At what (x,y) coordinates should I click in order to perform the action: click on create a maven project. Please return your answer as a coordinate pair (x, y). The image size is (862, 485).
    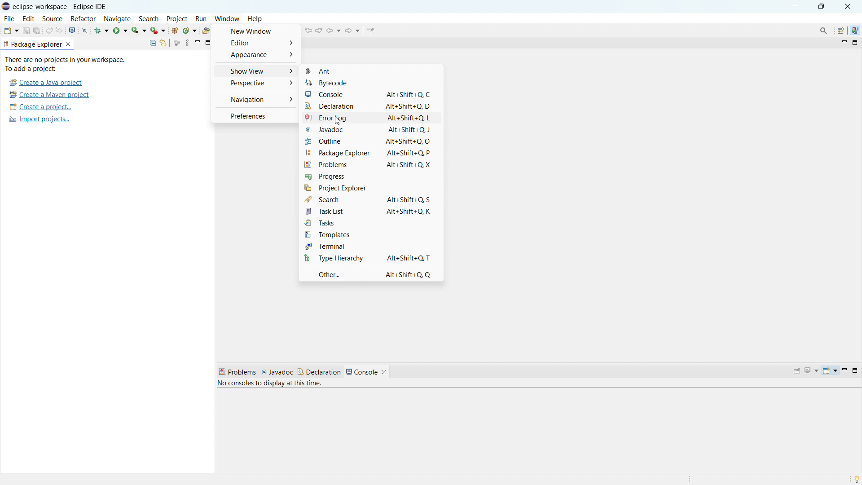
    Looking at the image, I should click on (49, 95).